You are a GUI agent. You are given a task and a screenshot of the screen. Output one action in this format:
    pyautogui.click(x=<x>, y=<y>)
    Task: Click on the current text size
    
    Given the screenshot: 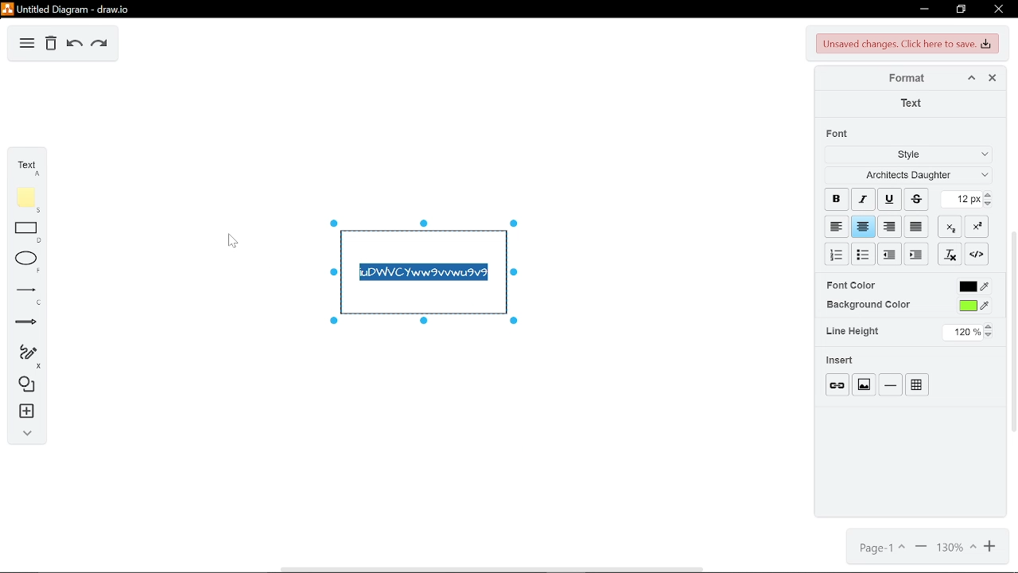 What is the action you would take?
    pyautogui.click(x=962, y=199)
    